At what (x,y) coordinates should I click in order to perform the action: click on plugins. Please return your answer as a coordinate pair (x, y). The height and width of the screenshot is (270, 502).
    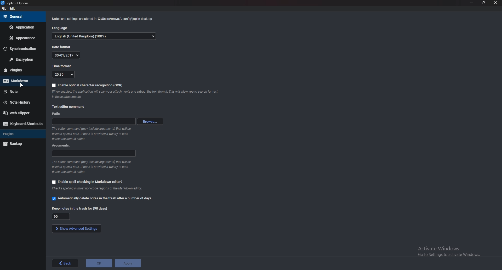
    Looking at the image, I should click on (22, 134).